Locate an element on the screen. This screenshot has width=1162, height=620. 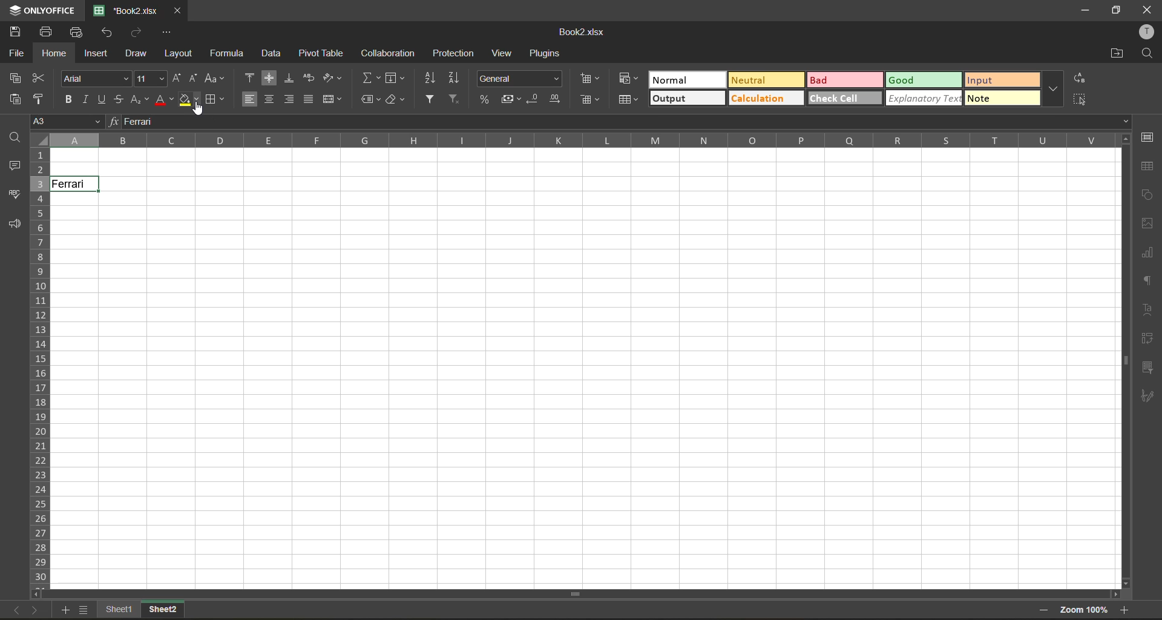
bad is located at coordinates (844, 80).